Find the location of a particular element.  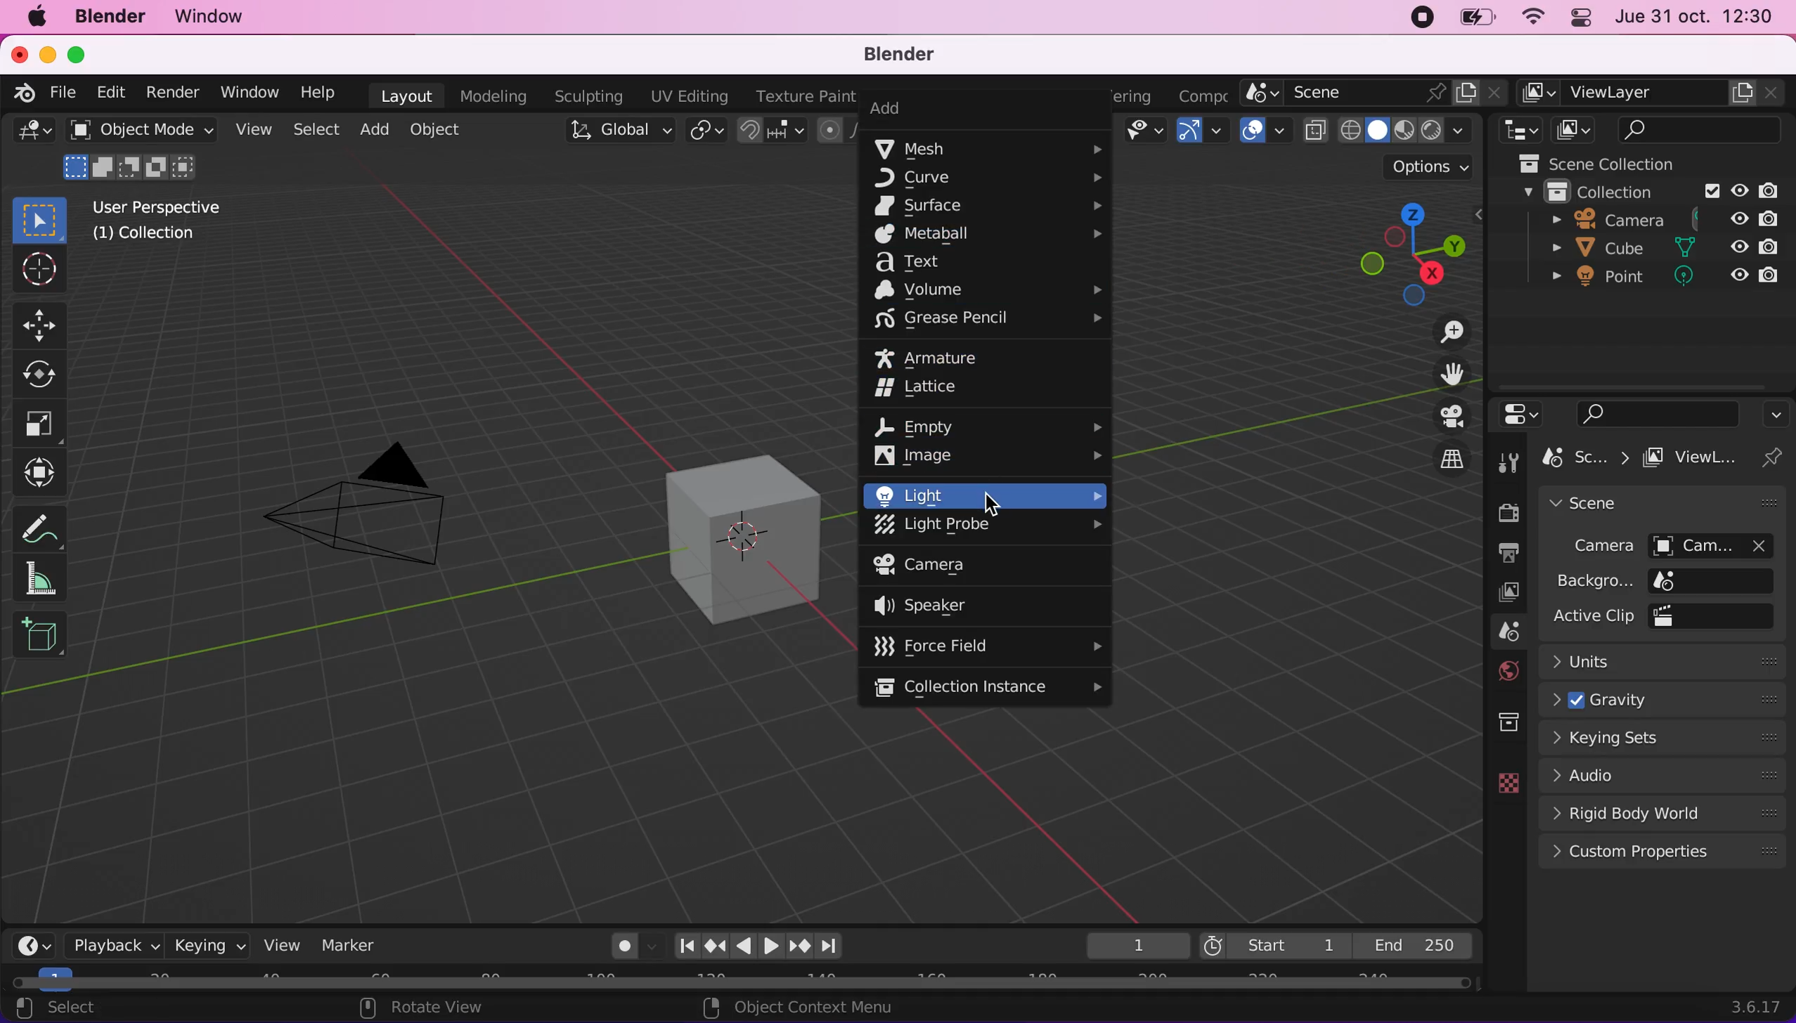

recording stopped is located at coordinates (1424, 18).